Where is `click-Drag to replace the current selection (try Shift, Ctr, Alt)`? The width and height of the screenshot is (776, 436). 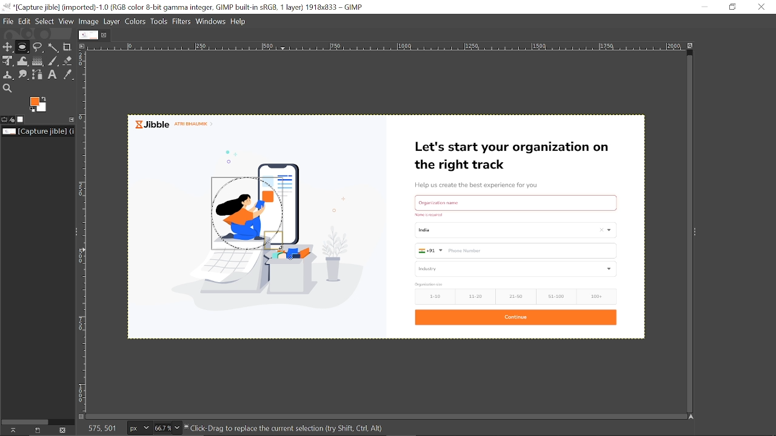 click-Drag to replace the current selection (try Shift, Ctr, Alt) is located at coordinates (286, 428).